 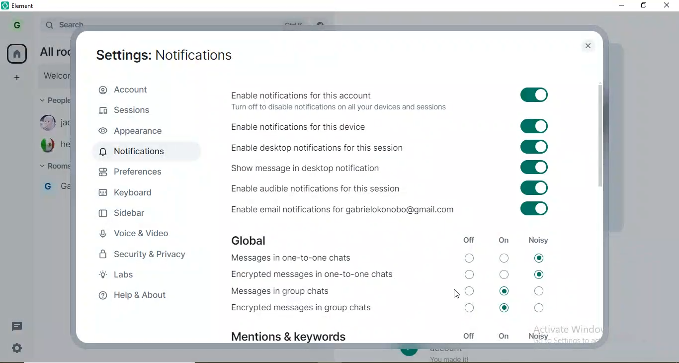 What do you see at coordinates (539, 273) in the screenshot?
I see `noisy switch` at bounding box center [539, 273].